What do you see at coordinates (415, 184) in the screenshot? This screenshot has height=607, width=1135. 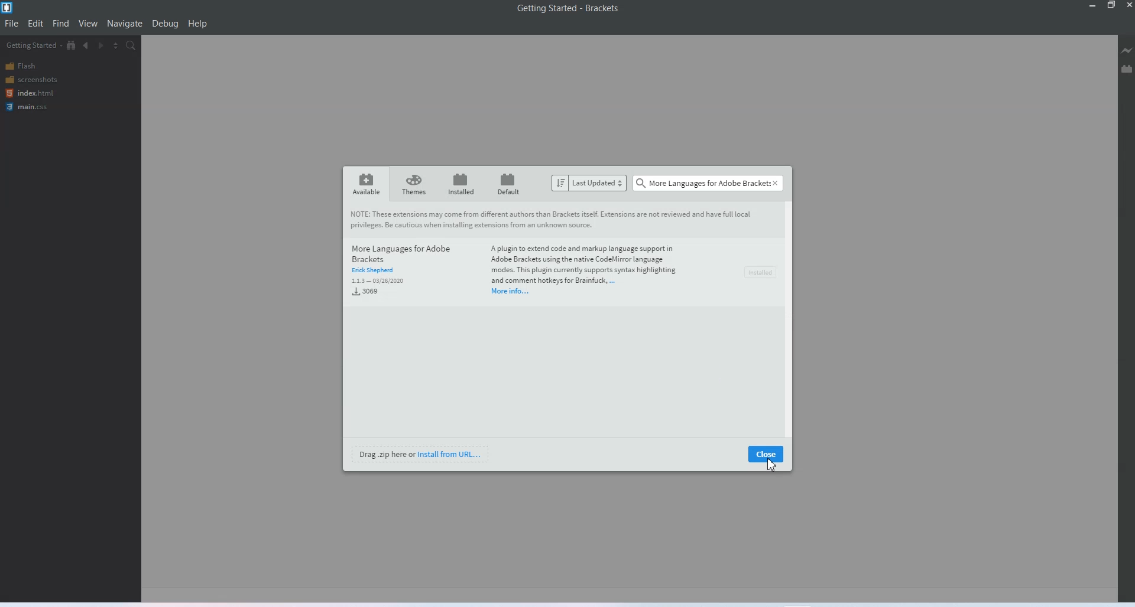 I see `theme` at bounding box center [415, 184].